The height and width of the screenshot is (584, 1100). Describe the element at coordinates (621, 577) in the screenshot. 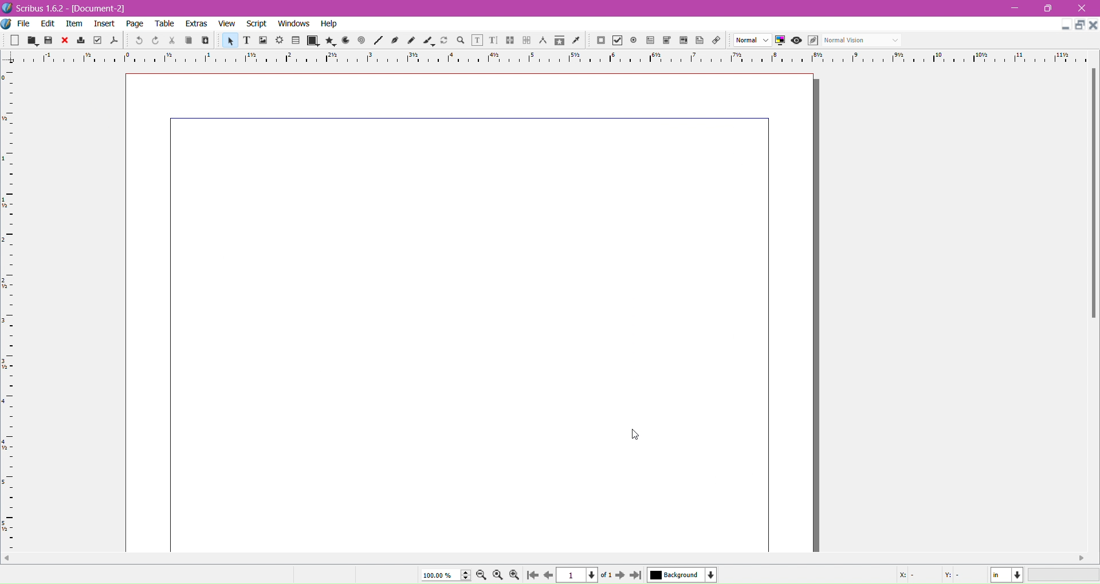

I see `next` at that location.